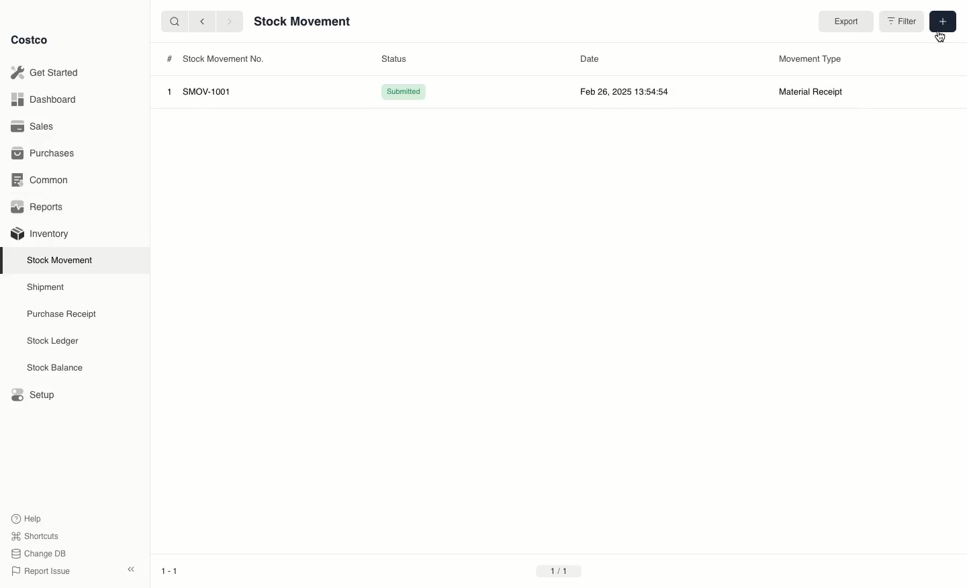  I want to click on #, so click(169, 58).